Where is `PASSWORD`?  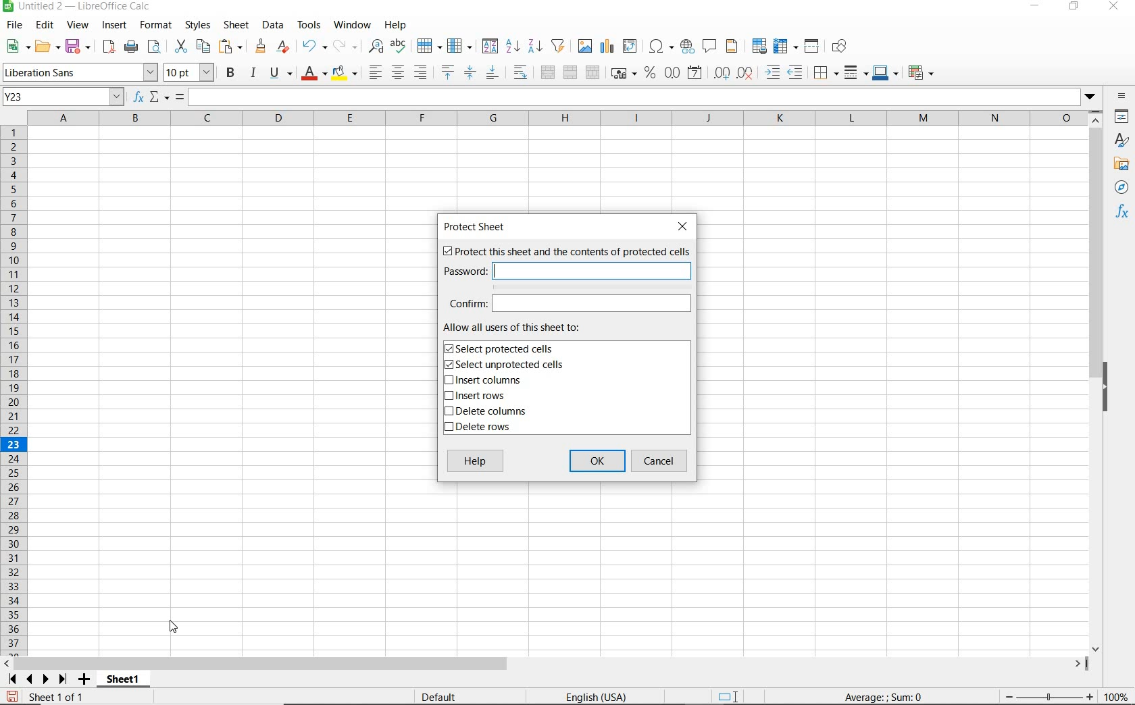 PASSWORD is located at coordinates (565, 270).